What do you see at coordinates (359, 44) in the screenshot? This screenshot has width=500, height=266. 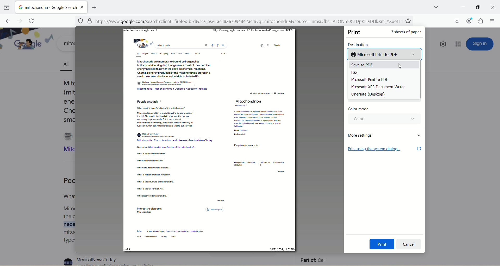 I see `destination` at bounding box center [359, 44].